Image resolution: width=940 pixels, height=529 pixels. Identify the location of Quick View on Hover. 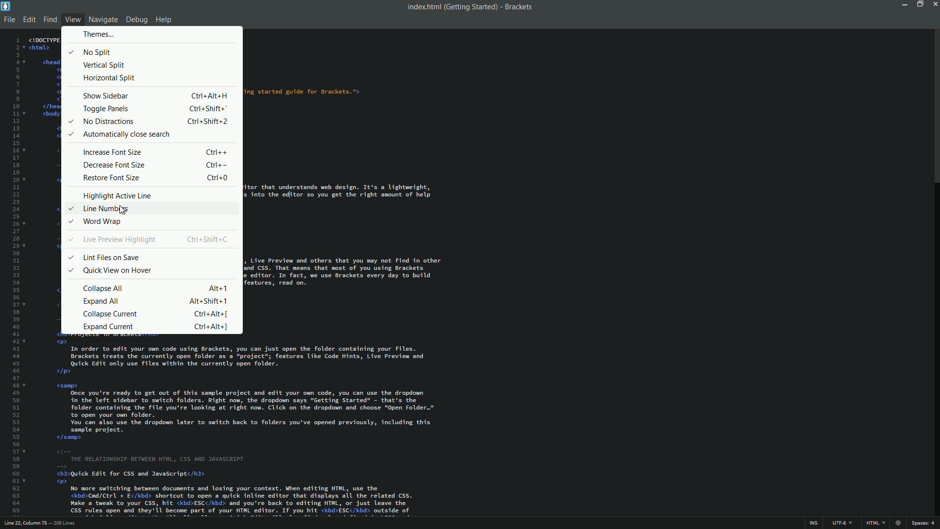
(110, 270).